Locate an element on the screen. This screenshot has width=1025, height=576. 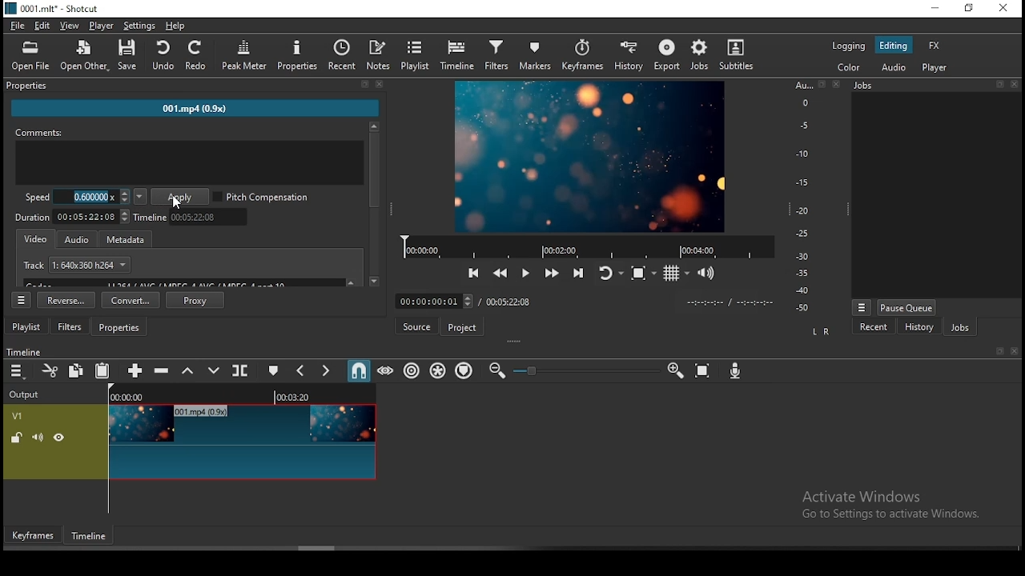
apply is located at coordinates (179, 197).